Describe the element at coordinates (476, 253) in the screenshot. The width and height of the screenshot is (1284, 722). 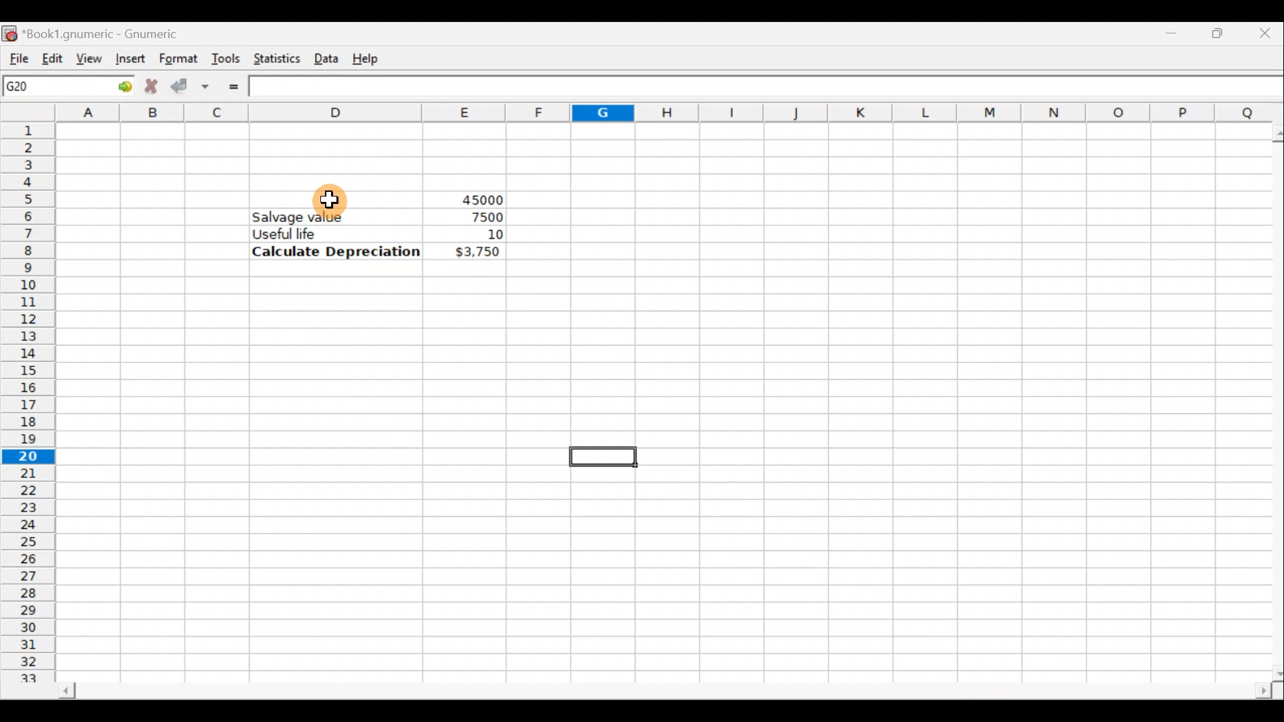
I see `$3,750` at that location.